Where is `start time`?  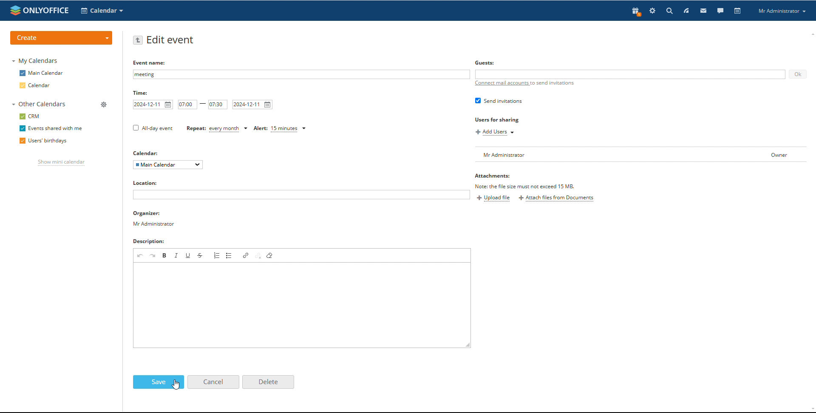 start time is located at coordinates (187, 104).